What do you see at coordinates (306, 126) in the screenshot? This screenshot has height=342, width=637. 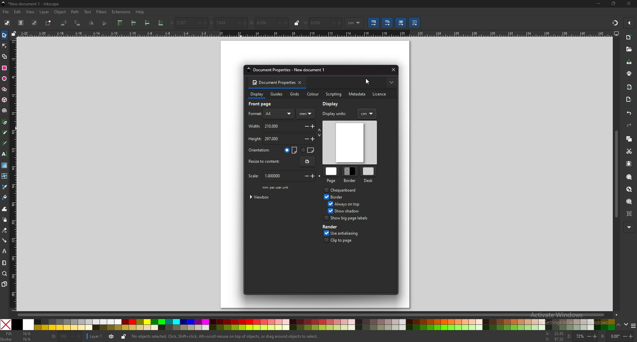 I see `-` at bounding box center [306, 126].